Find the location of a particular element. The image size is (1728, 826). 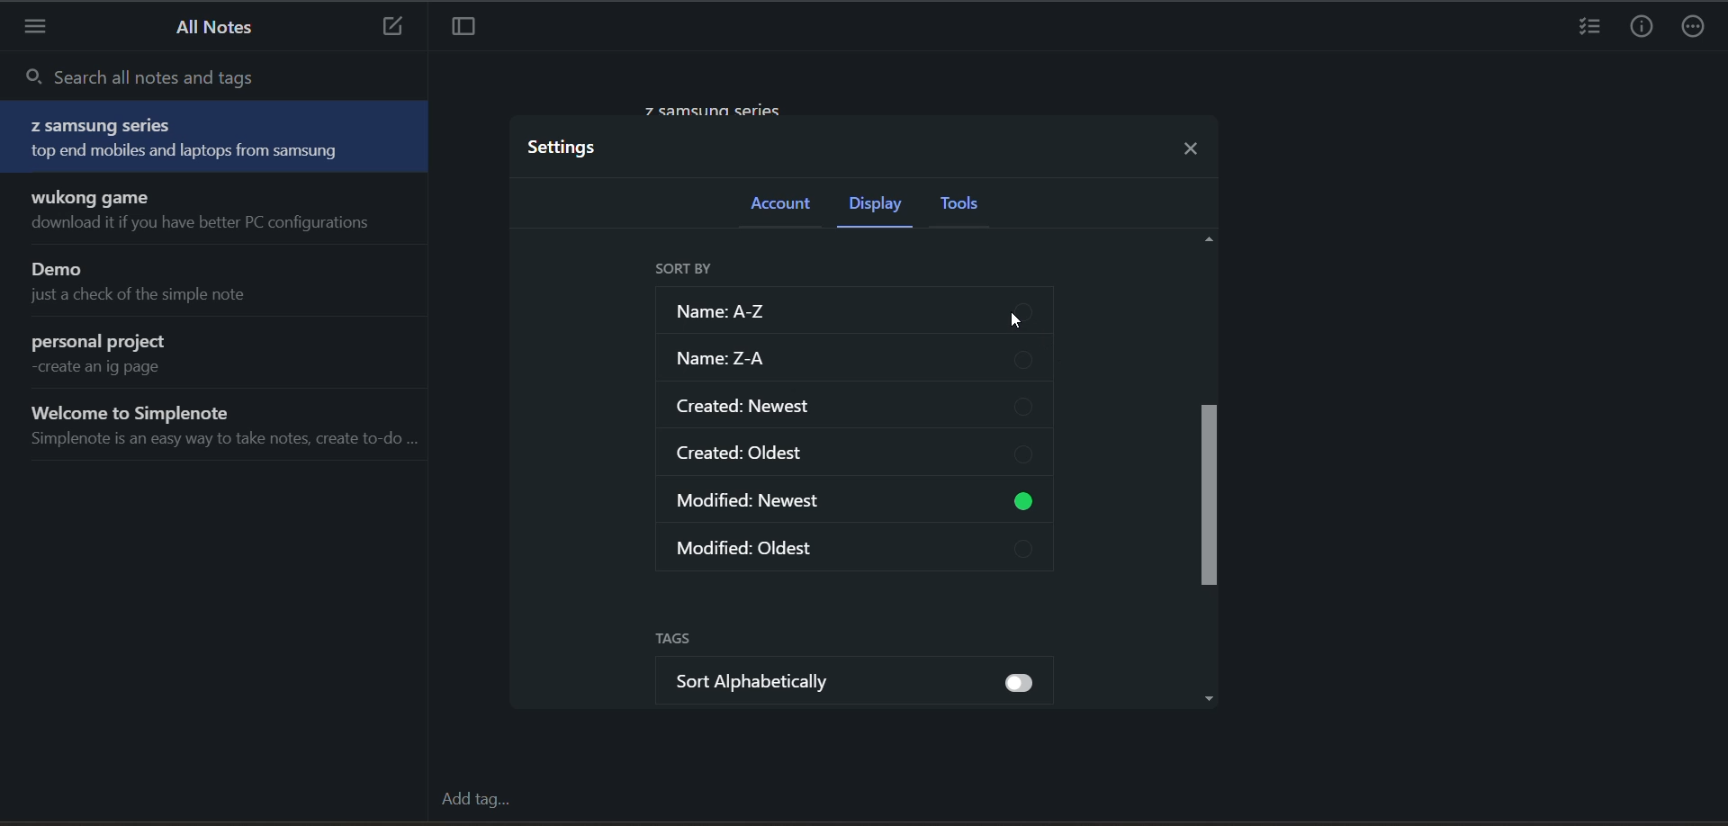

created: oldest is located at coordinates (862, 457).